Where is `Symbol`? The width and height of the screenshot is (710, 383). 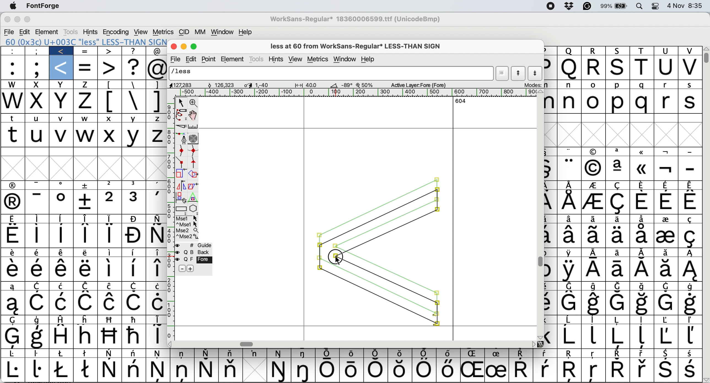
Symbol is located at coordinates (690, 236).